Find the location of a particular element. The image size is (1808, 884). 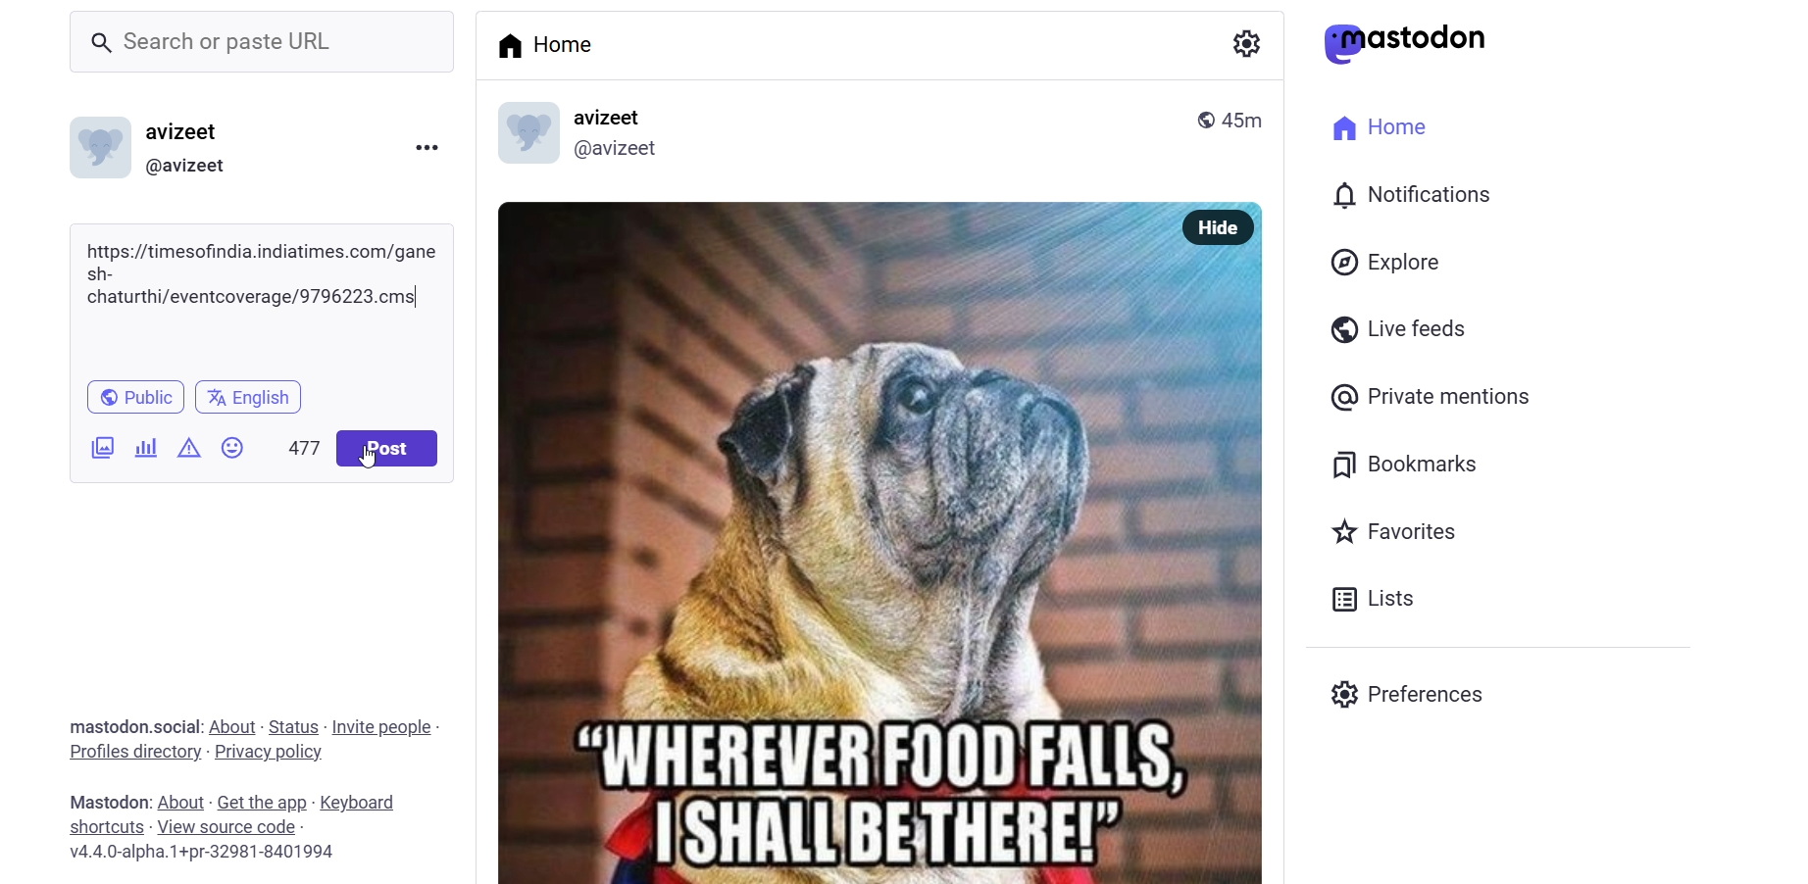

 Preferences is located at coordinates (1422, 701).